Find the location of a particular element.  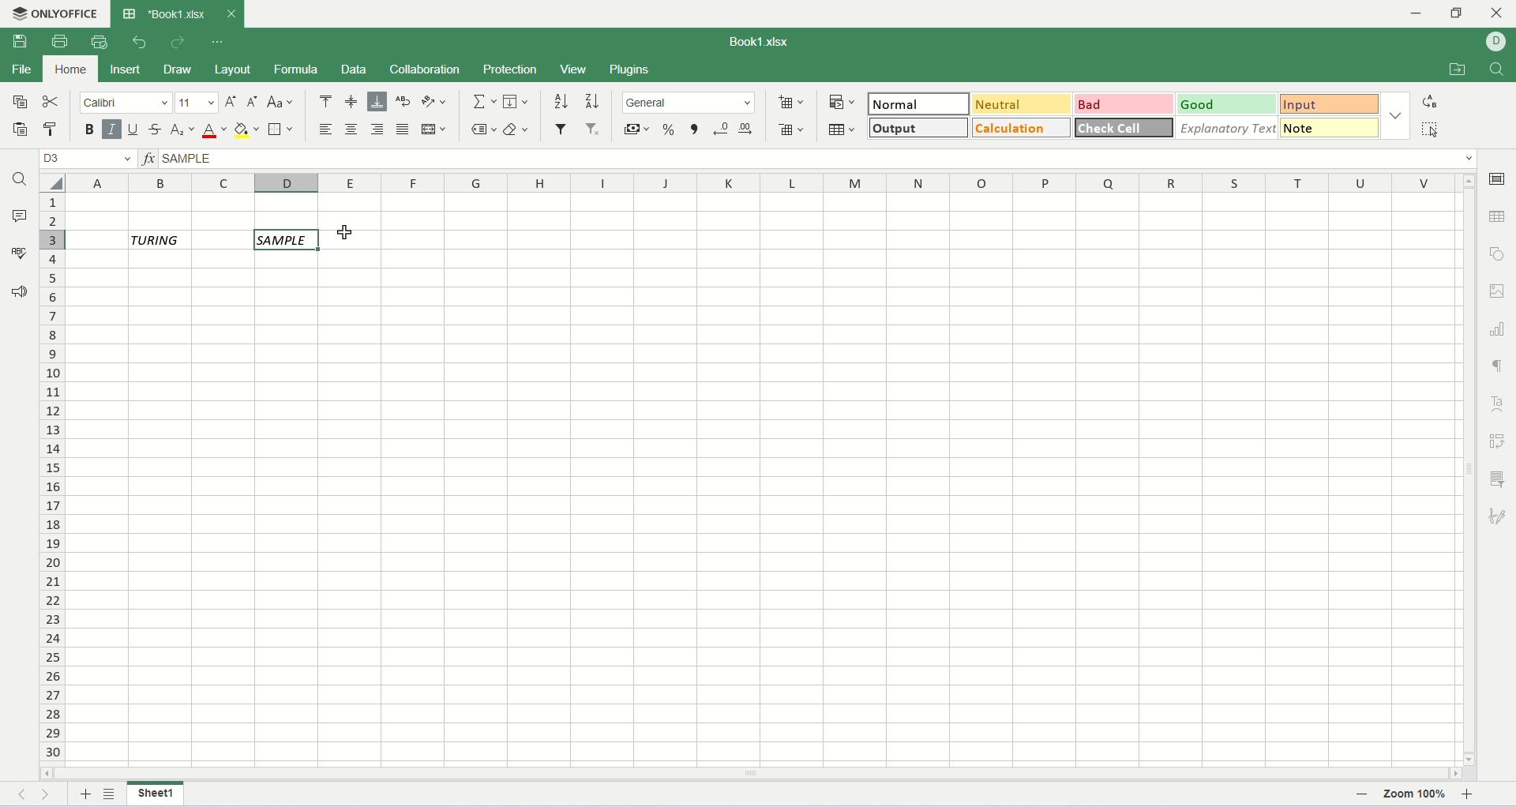

layout is located at coordinates (236, 72).